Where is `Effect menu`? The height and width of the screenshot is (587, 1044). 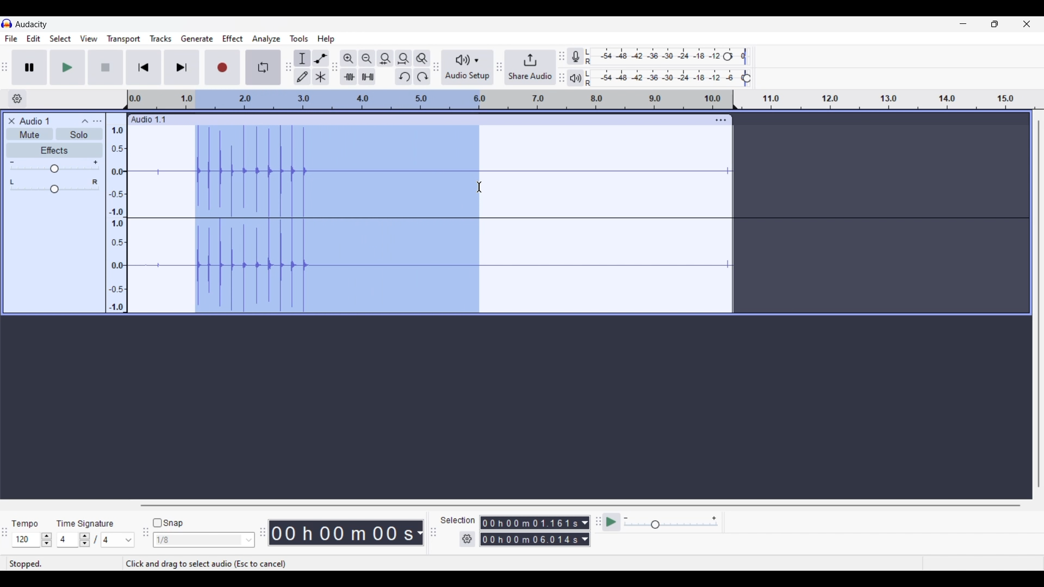 Effect menu is located at coordinates (232, 39).